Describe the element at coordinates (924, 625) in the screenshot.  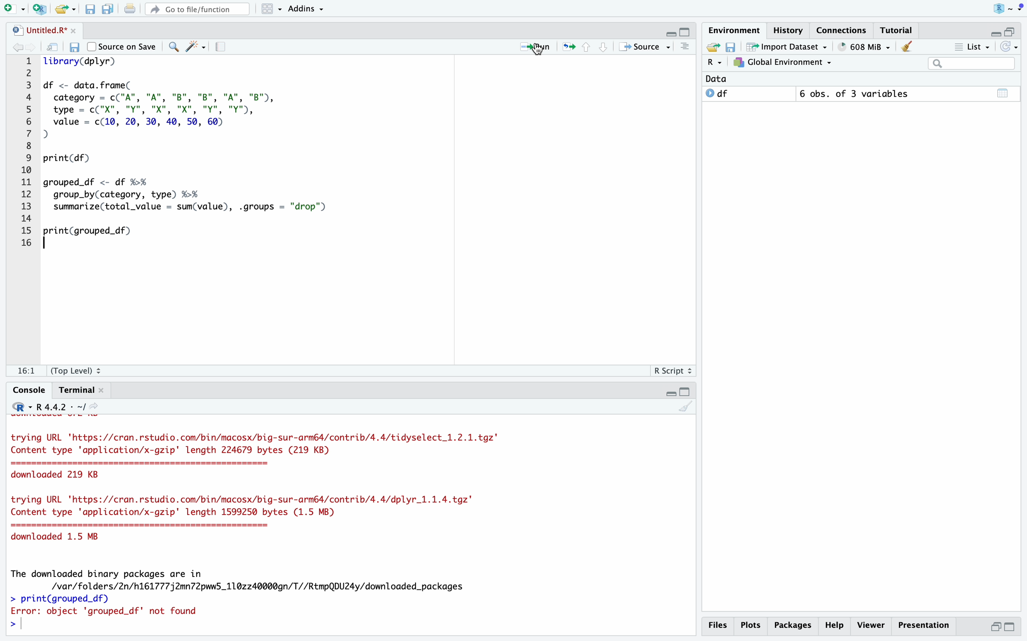
I see `Presentation` at that location.